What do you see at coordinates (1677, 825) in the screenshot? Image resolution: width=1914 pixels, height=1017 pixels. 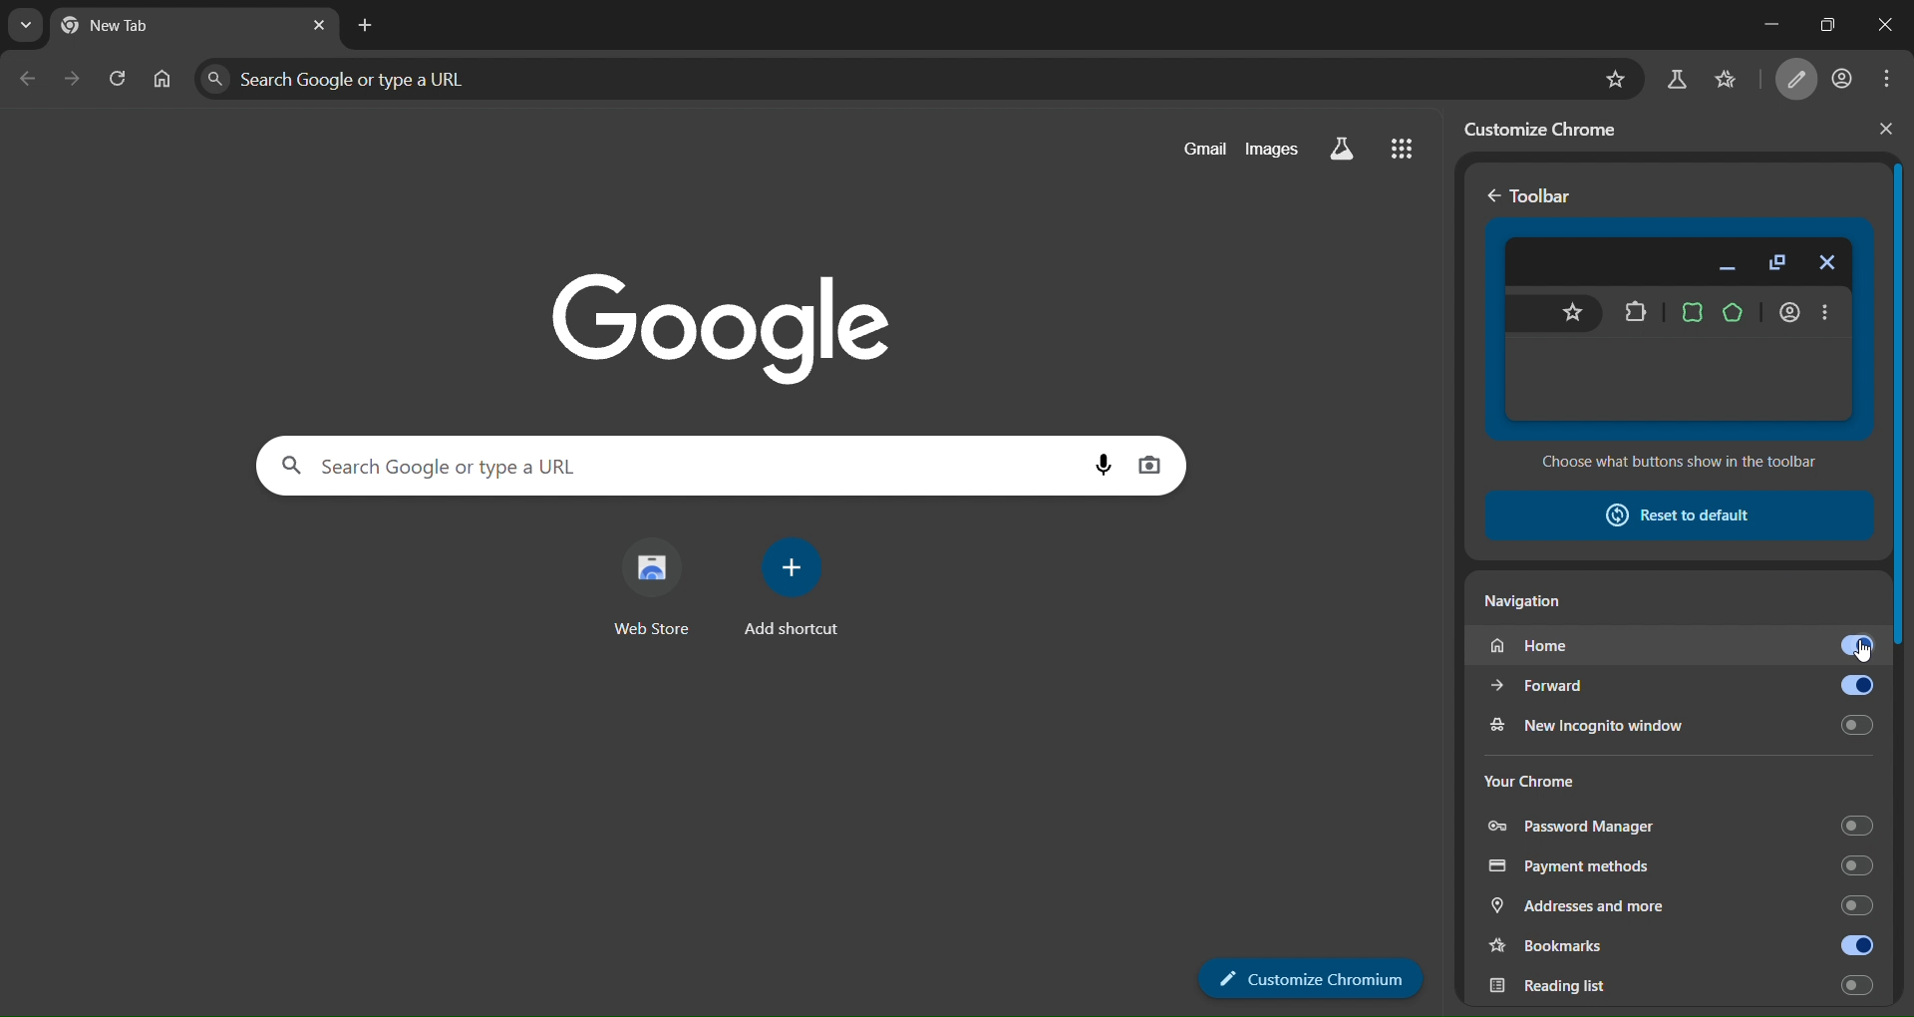 I see `password manager` at bounding box center [1677, 825].